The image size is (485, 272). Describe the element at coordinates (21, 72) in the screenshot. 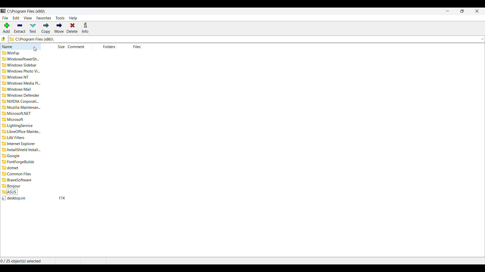

I see `Windows Photo Vi..` at that location.